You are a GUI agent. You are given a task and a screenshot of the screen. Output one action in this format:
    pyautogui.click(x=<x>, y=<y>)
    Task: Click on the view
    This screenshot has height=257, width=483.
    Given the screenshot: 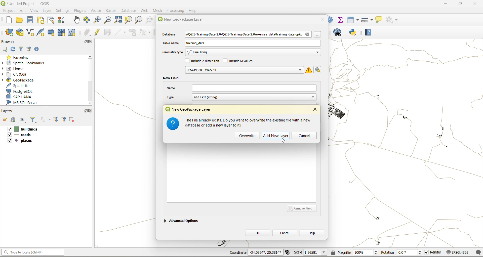 What is the action you would take?
    pyautogui.click(x=35, y=10)
    